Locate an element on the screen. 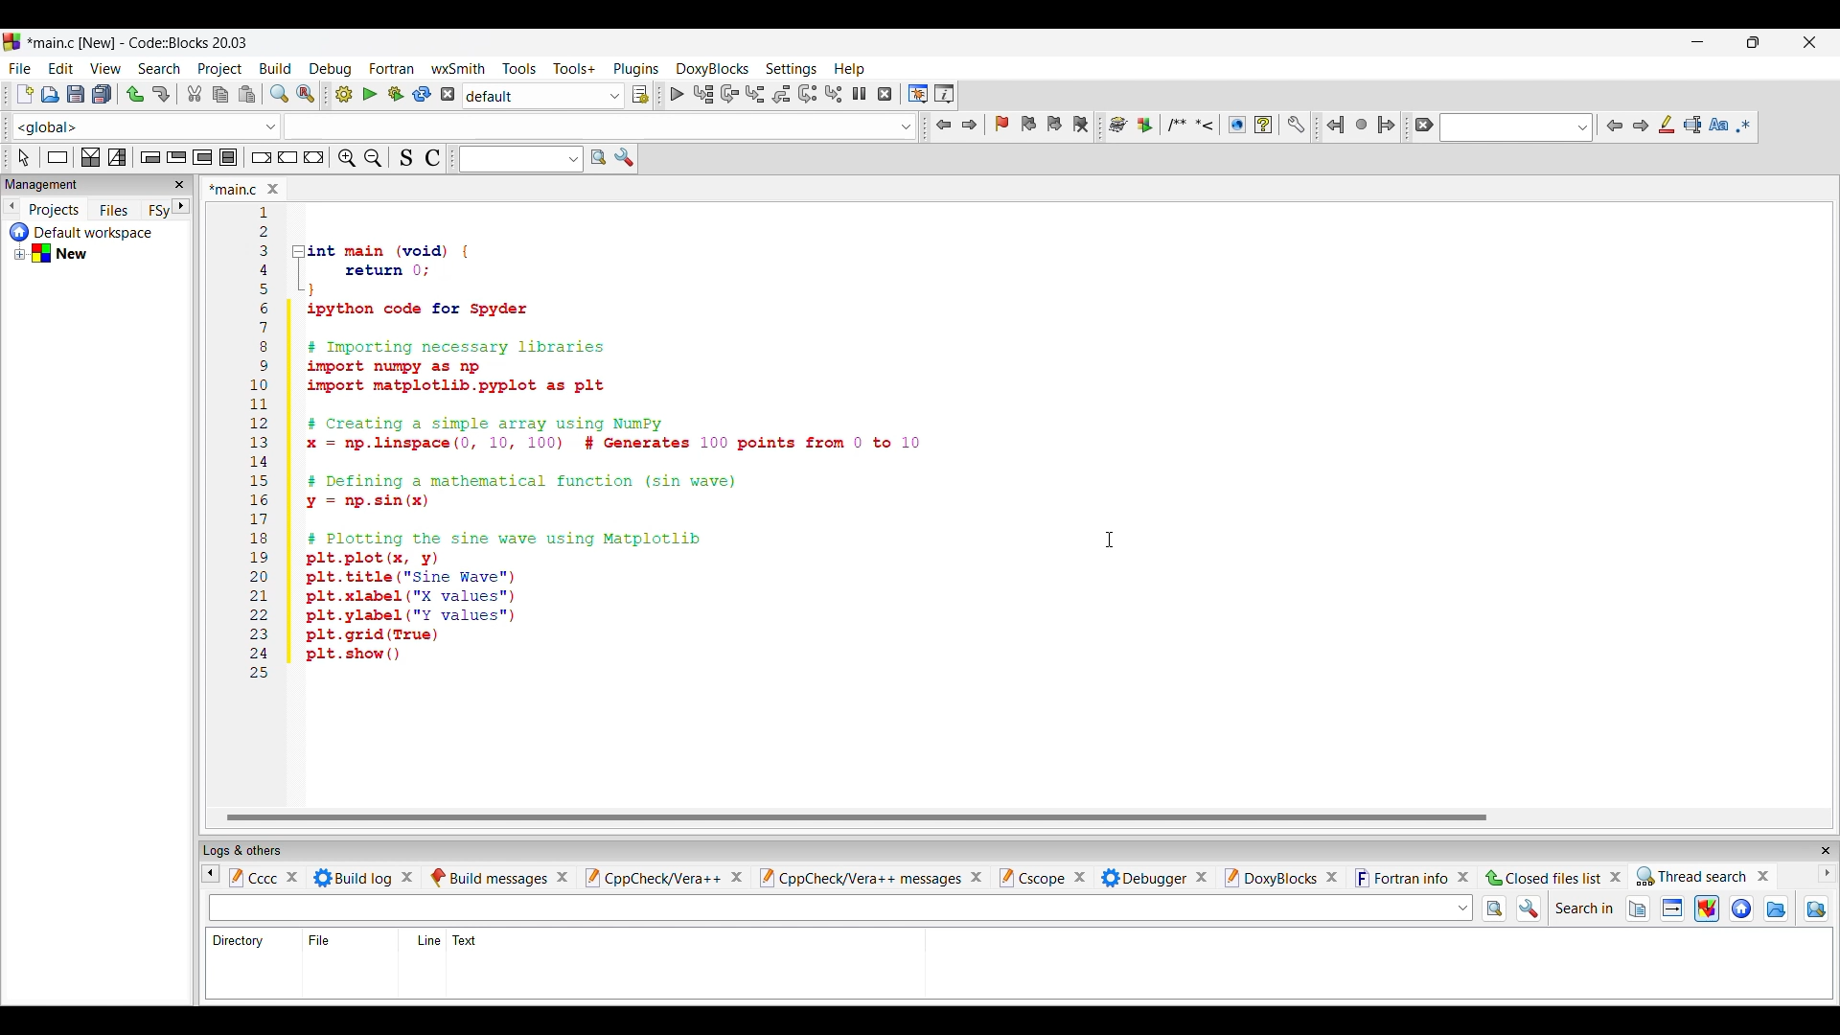  Tools menu is located at coordinates (519, 68).